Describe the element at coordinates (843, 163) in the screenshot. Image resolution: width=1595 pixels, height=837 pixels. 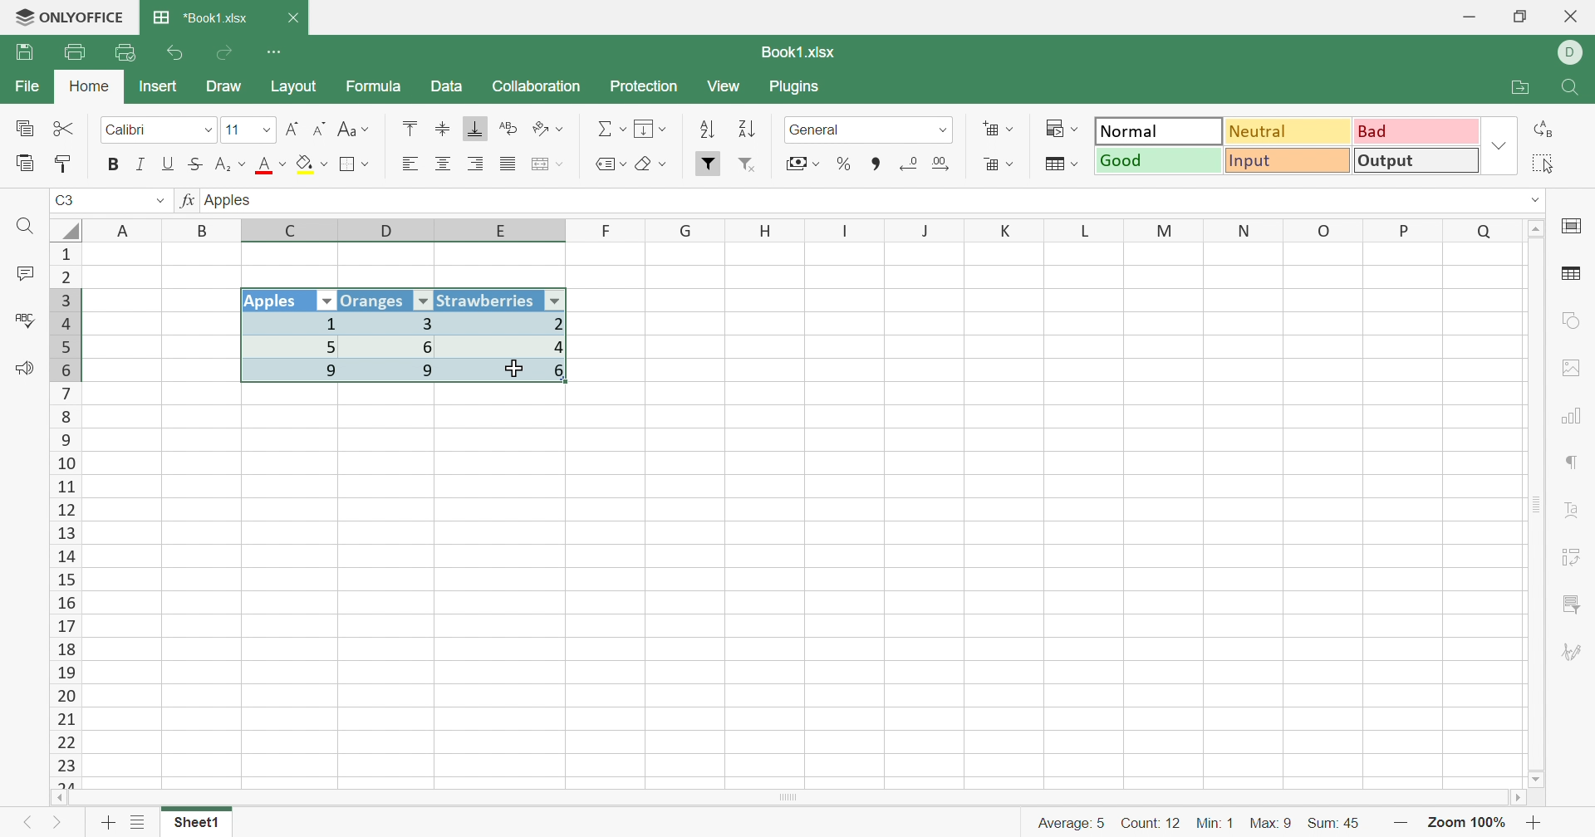
I see `Percentage style` at that location.